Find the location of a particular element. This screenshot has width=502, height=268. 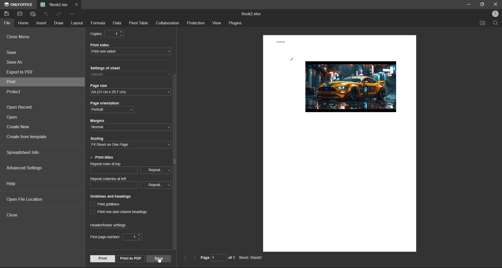

print titles is located at coordinates (102, 158).